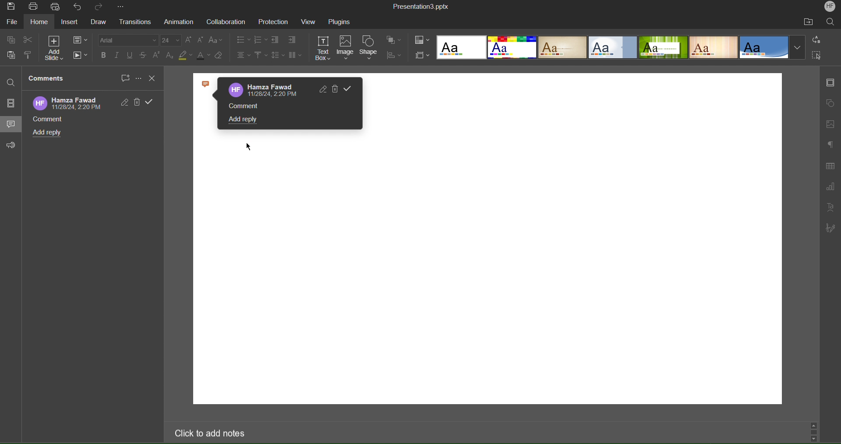 The height and width of the screenshot is (444, 841). Describe the element at coordinates (125, 102) in the screenshot. I see `Edit` at that location.